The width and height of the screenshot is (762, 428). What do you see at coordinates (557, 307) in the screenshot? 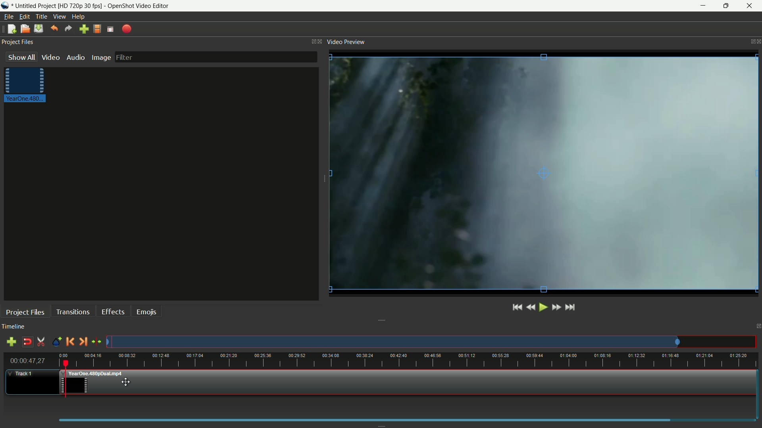
I see `fast forward` at bounding box center [557, 307].